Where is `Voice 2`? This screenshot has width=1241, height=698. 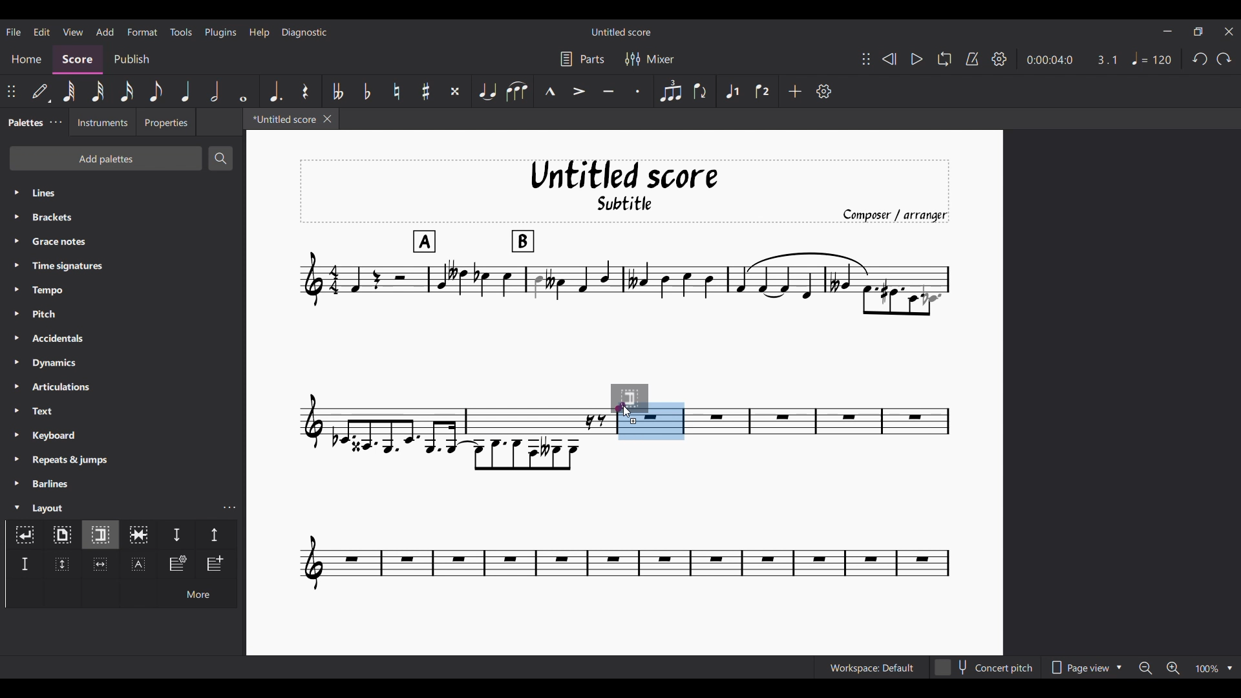 Voice 2 is located at coordinates (763, 91).